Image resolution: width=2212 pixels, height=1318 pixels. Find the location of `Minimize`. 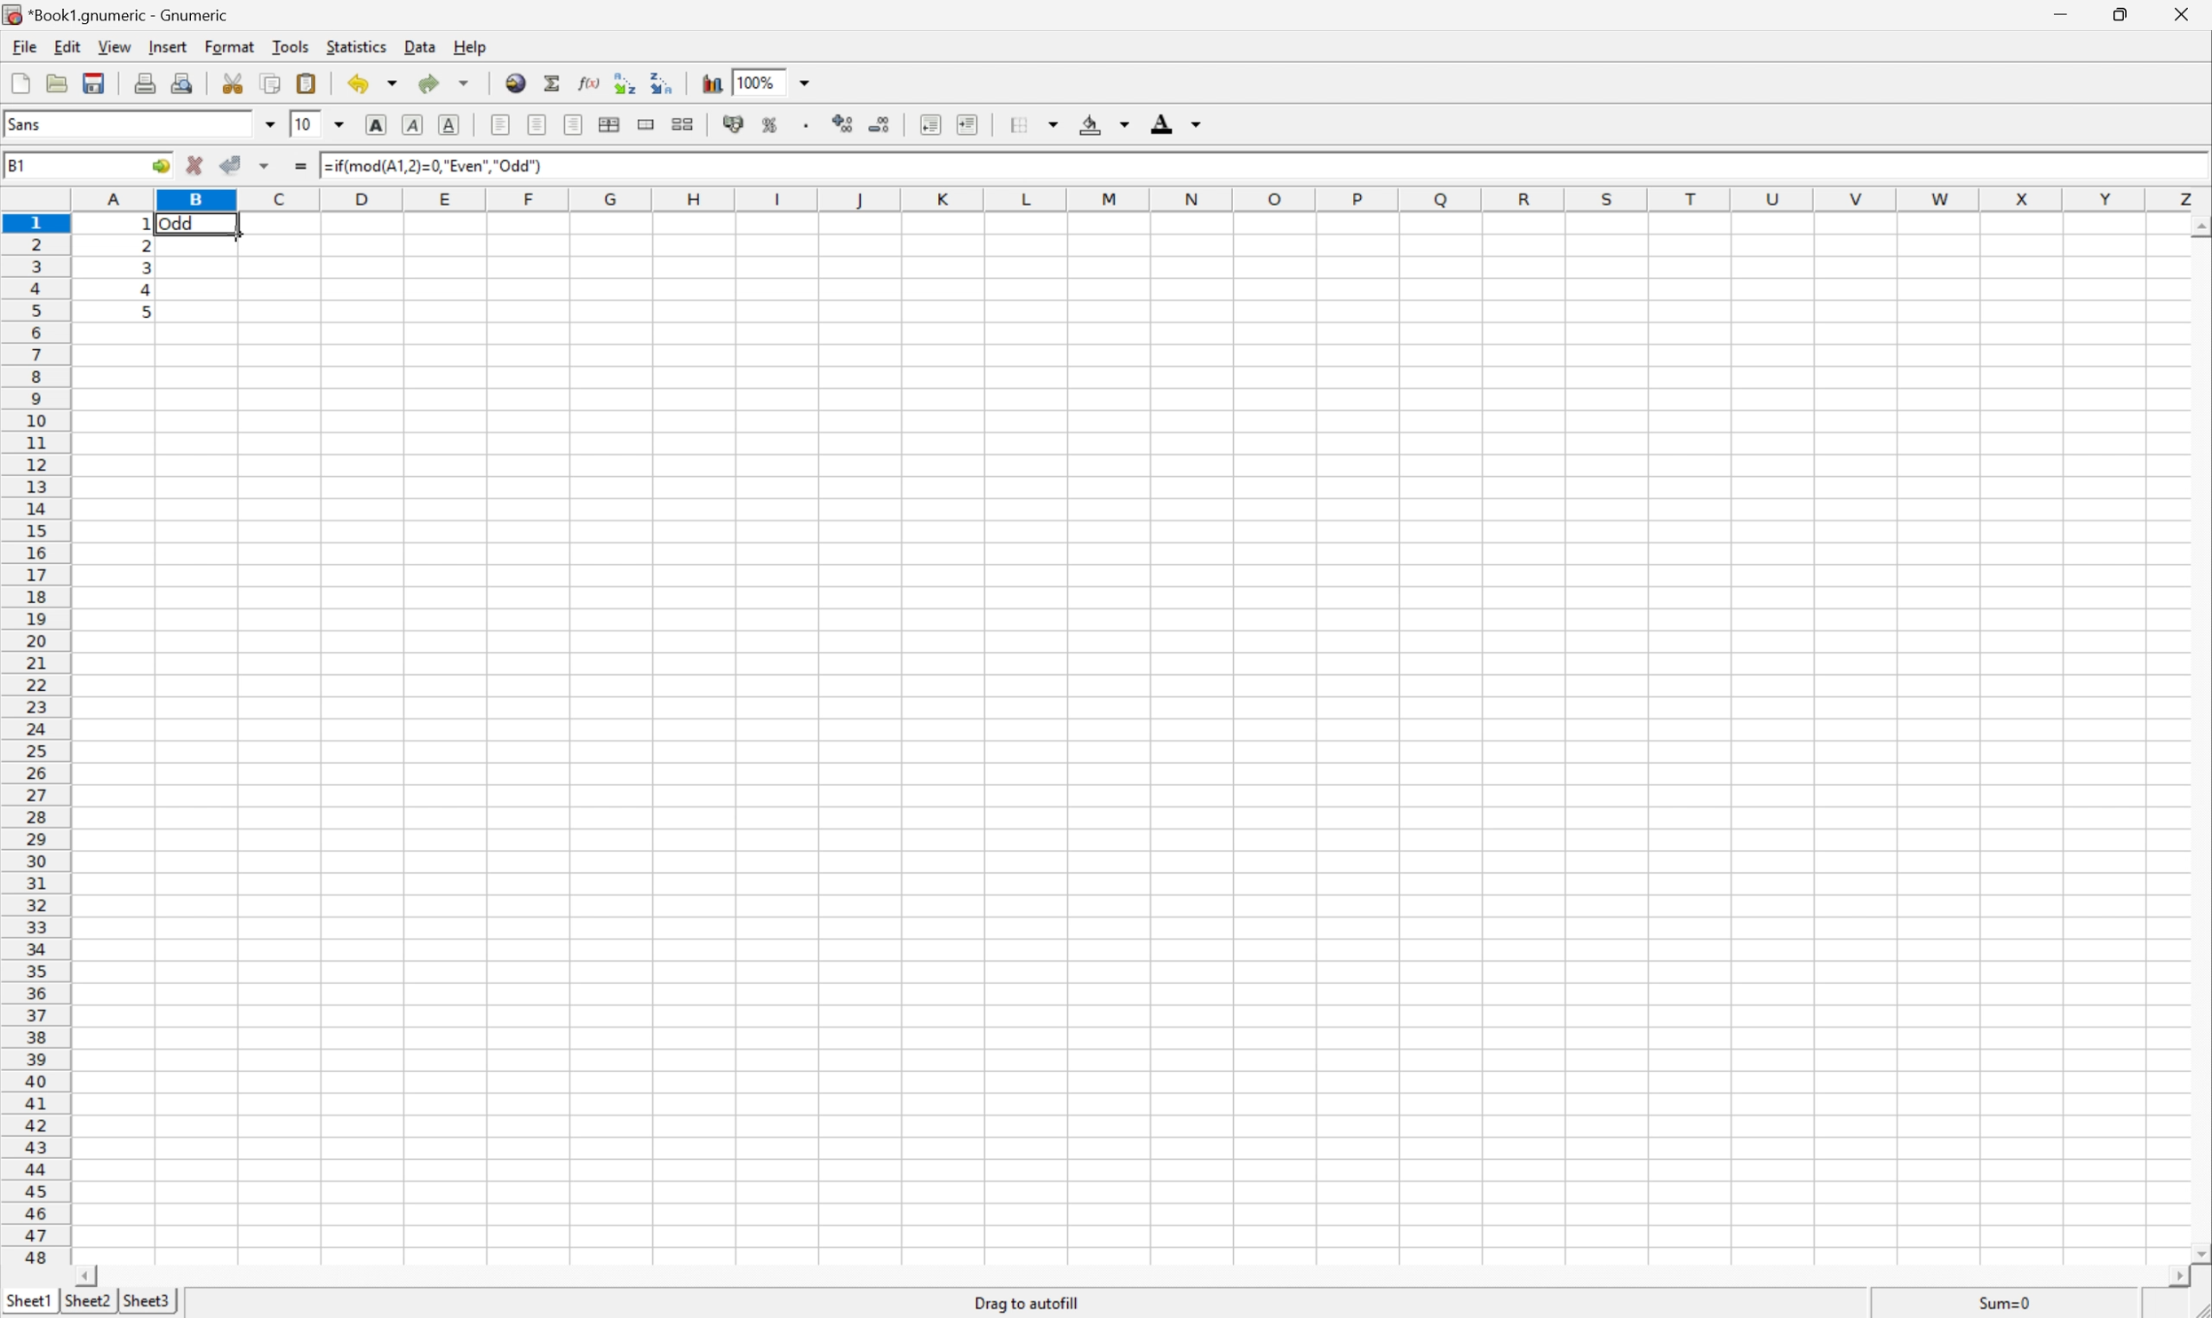

Minimize is located at coordinates (2065, 13).